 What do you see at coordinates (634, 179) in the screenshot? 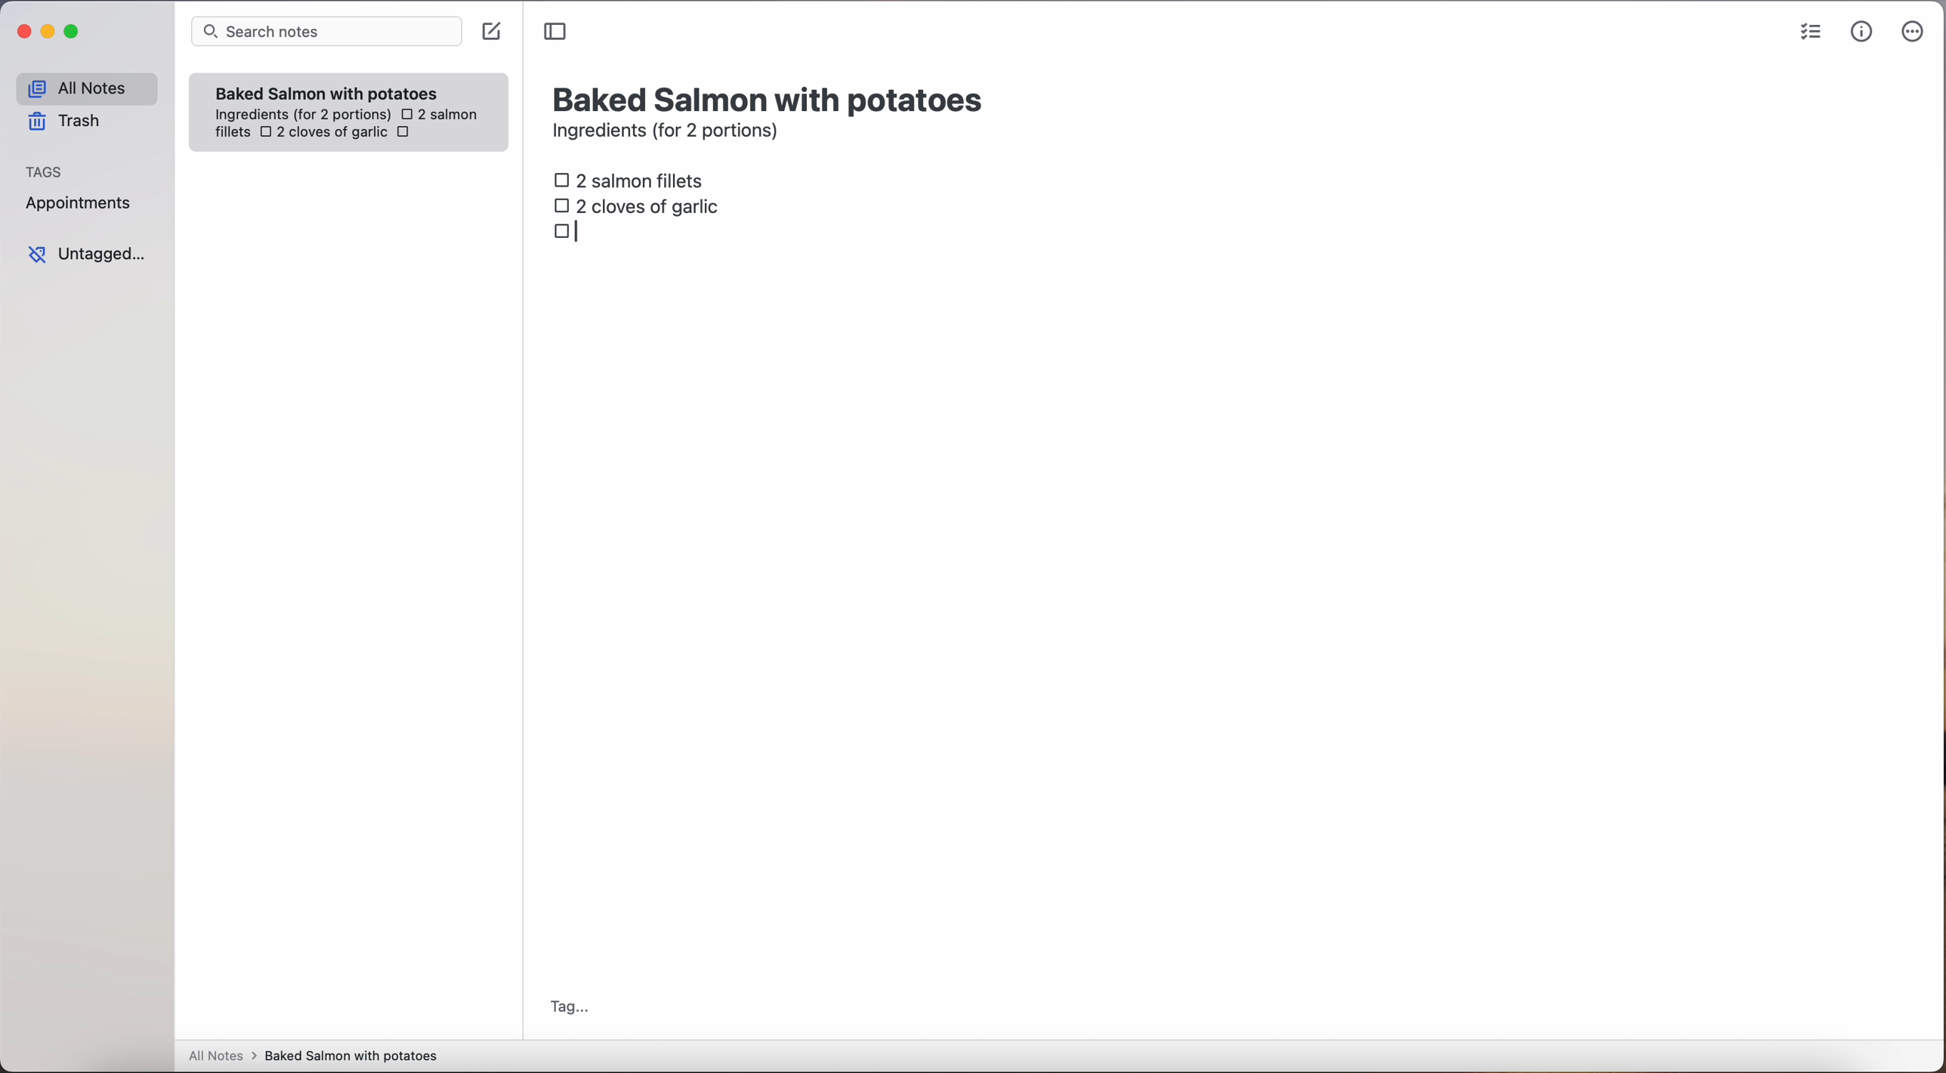
I see `2 salmon fillets` at bounding box center [634, 179].